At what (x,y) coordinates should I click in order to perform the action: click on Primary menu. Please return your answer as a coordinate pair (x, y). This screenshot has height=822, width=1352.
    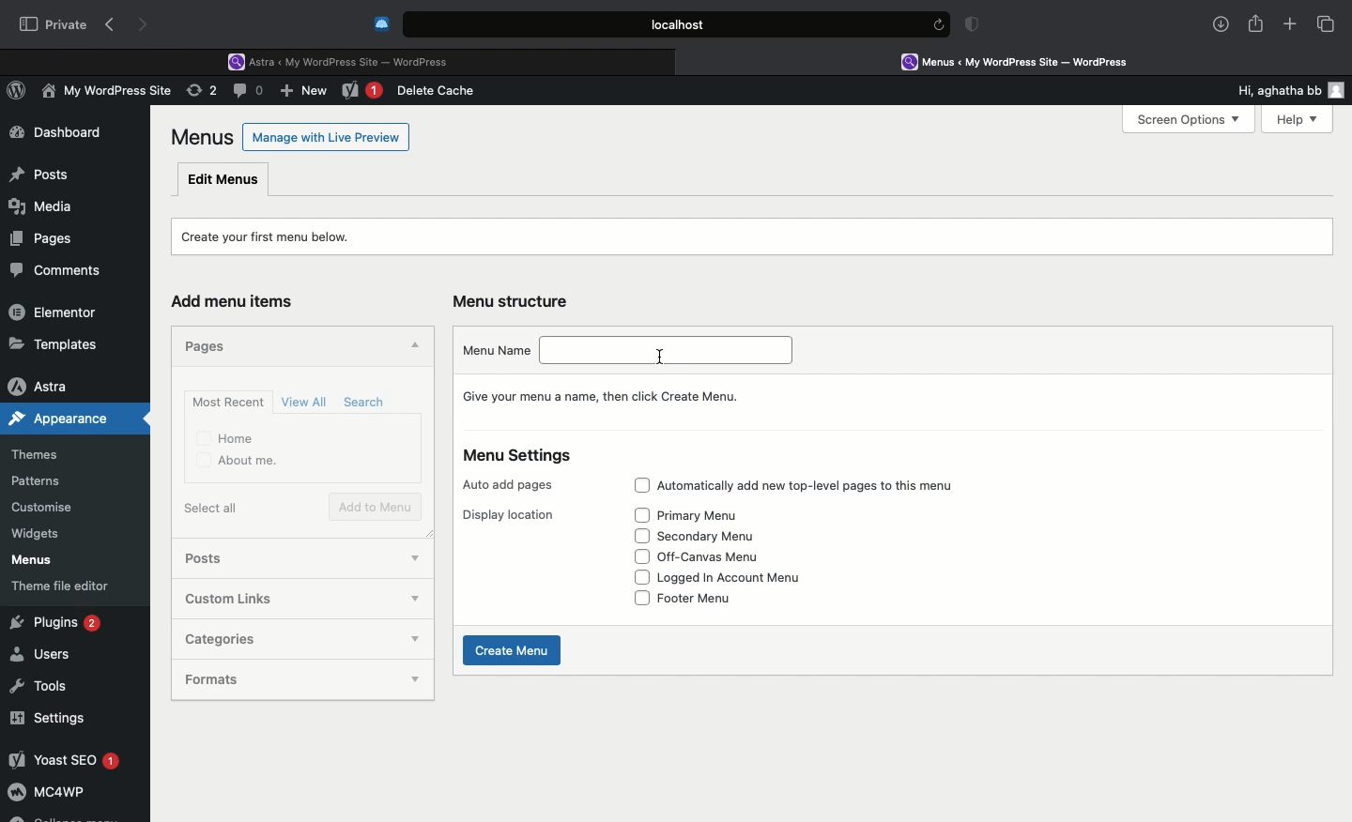
    Looking at the image, I should click on (706, 513).